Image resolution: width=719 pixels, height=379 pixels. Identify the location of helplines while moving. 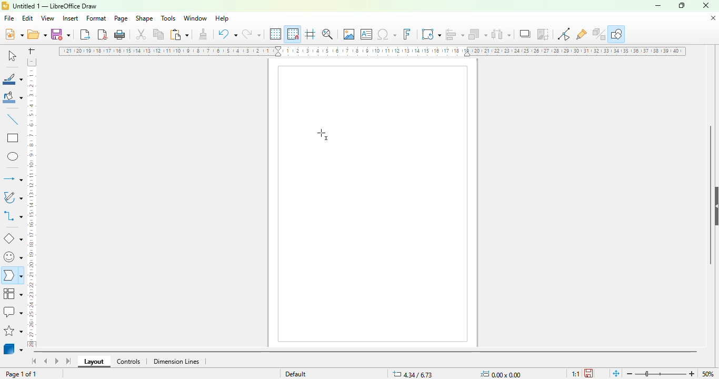
(311, 34).